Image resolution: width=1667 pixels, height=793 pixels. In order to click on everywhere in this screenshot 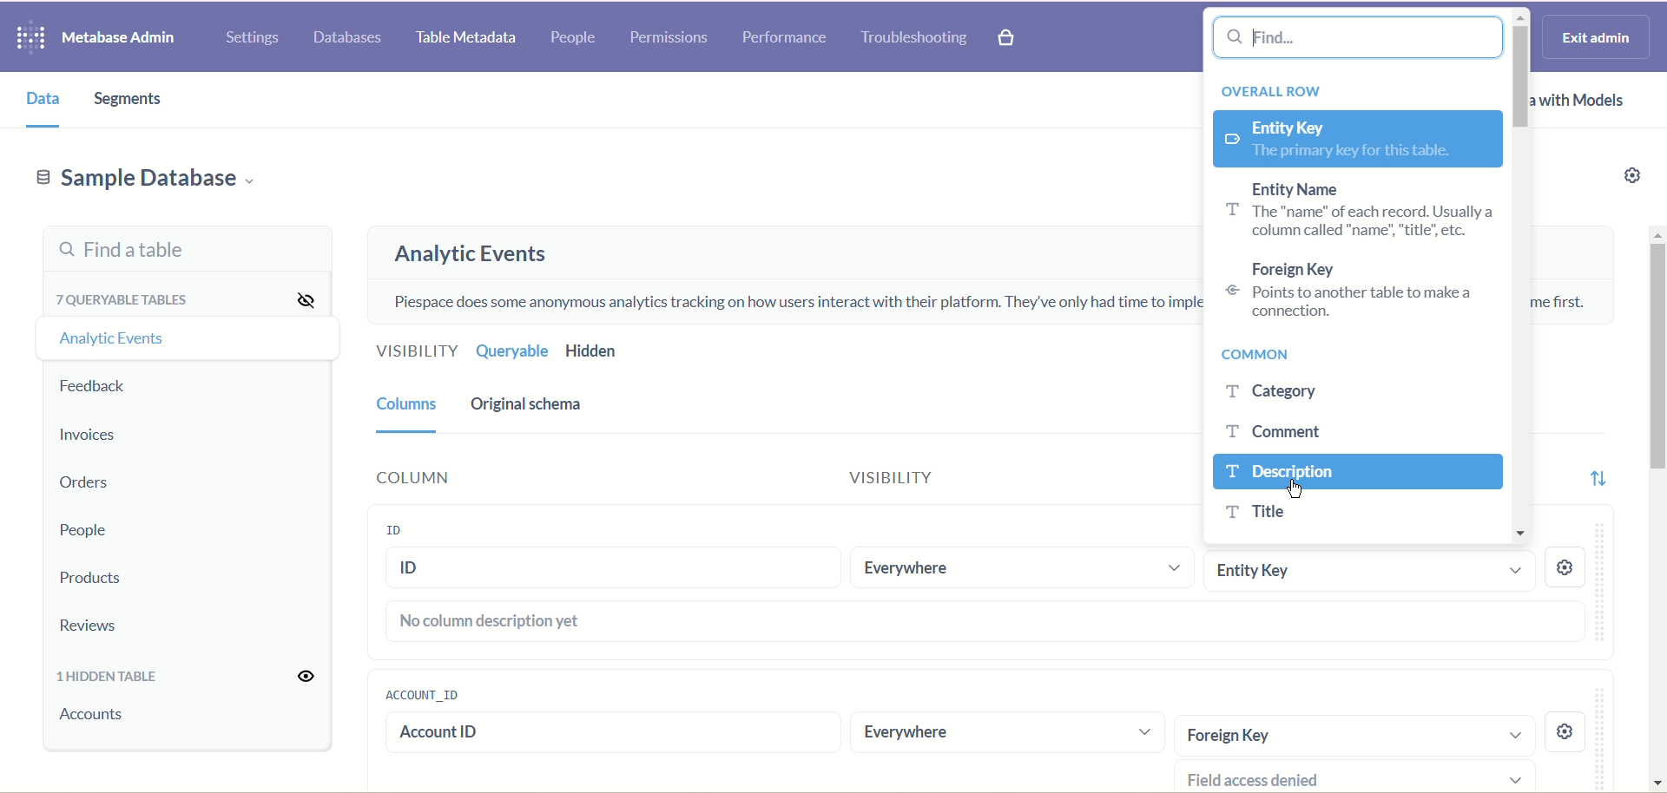, I will do `click(1008, 737)`.